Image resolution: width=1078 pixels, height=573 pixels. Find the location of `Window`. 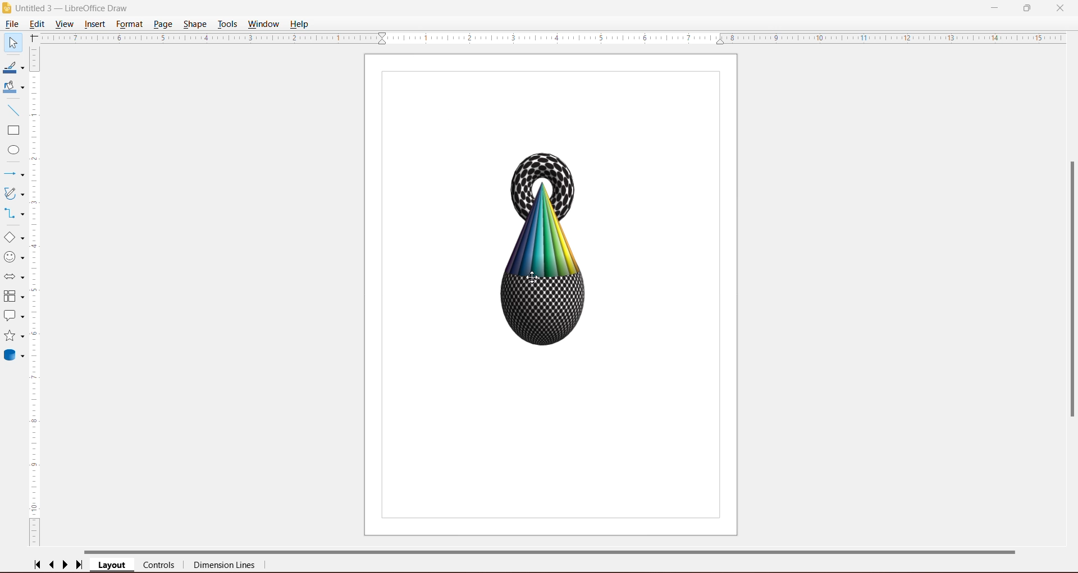

Window is located at coordinates (264, 24).